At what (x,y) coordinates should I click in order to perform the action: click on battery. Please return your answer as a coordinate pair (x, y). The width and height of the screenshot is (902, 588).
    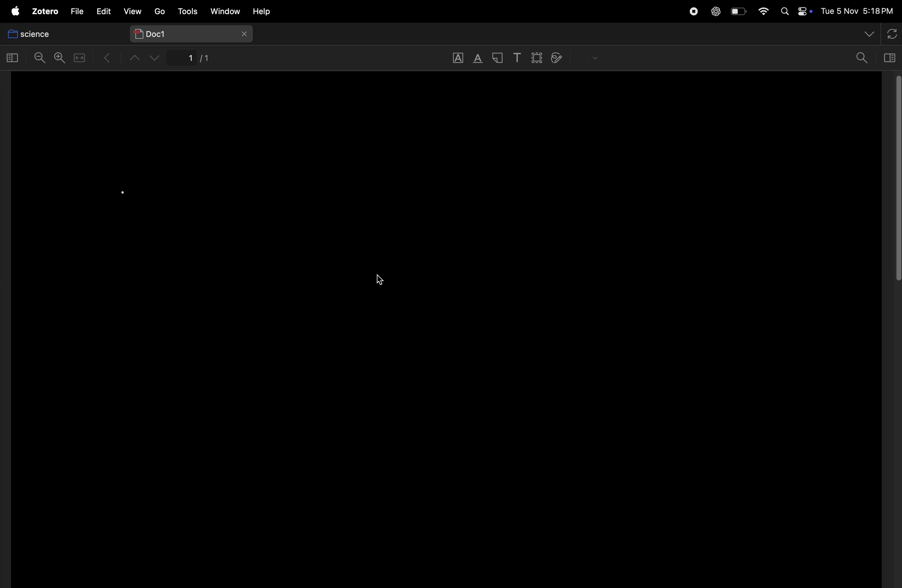
    Looking at the image, I should click on (736, 11).